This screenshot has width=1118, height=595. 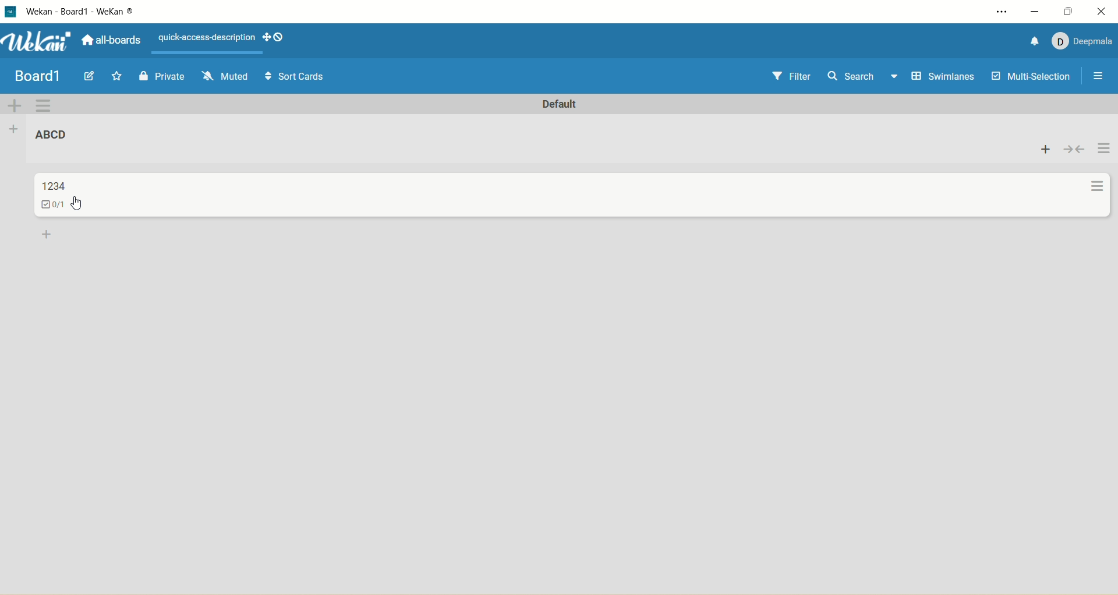 I want to click on search, so click(x=862, y=78).